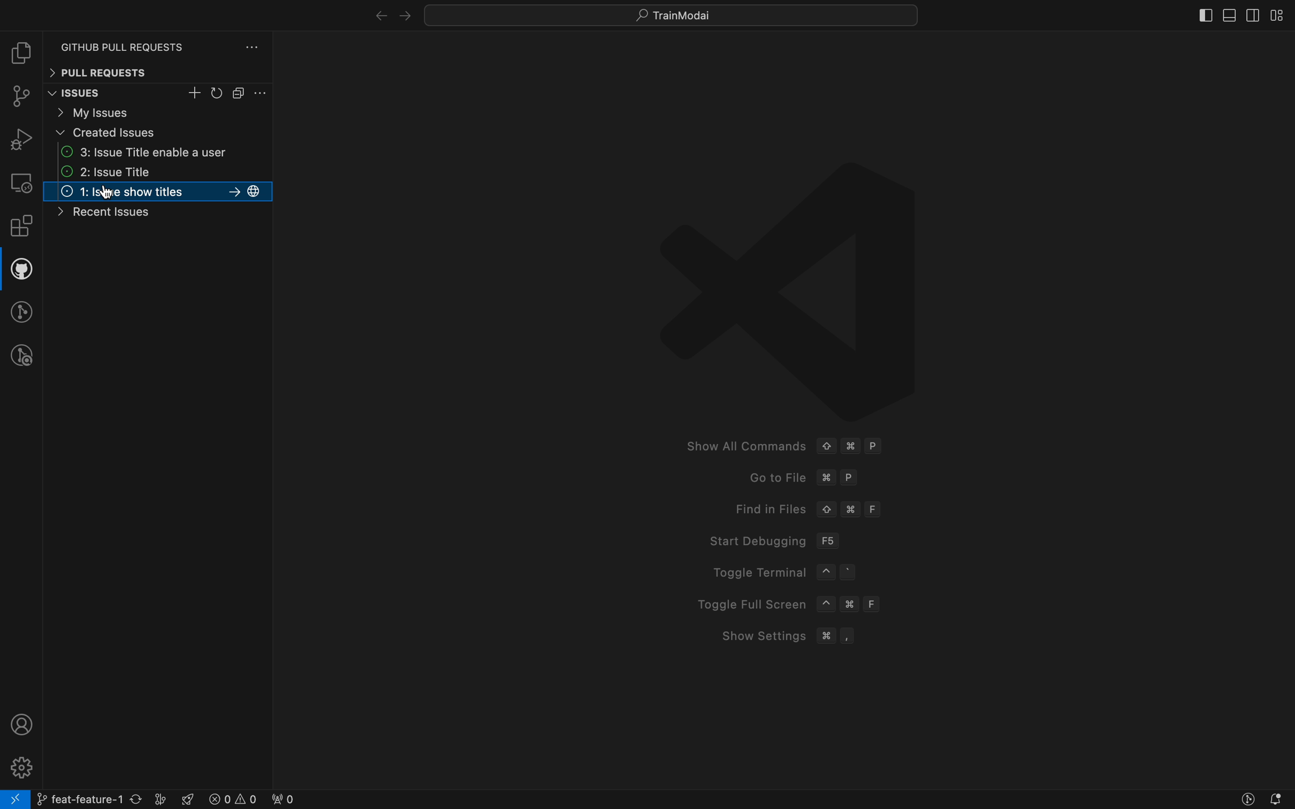 This screenshot has height=809, width=1295. Describe the element at coordinates (239, 93) in the screenshot. I see `select bar` at that location.